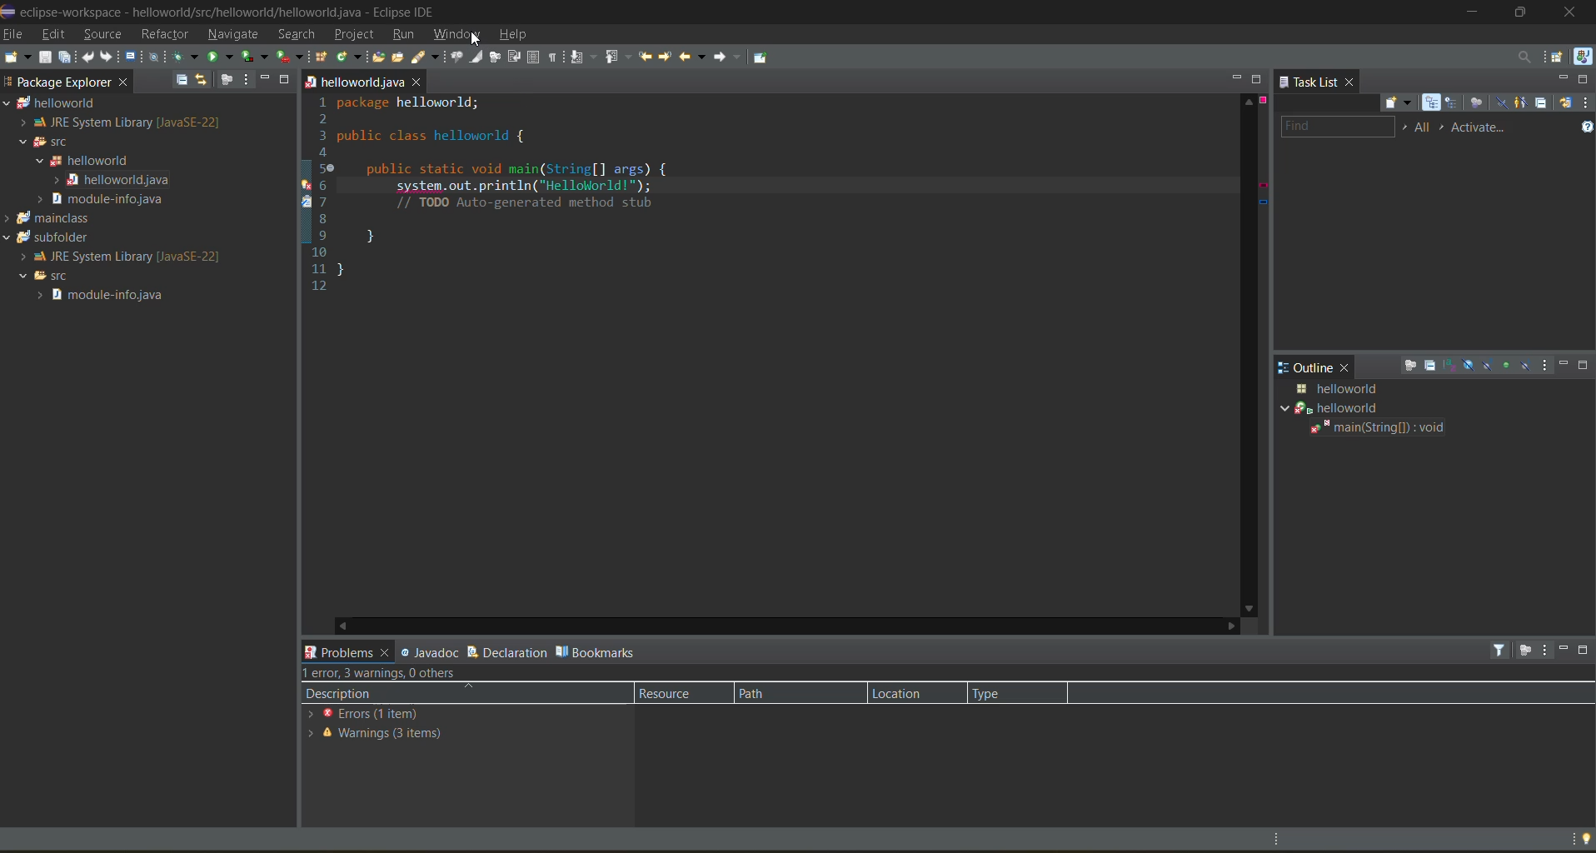 This screenshot has height=853, width=1596. Describe the element at coordinates (669, 55) in the screenshot. I see `next edit location` at that location.